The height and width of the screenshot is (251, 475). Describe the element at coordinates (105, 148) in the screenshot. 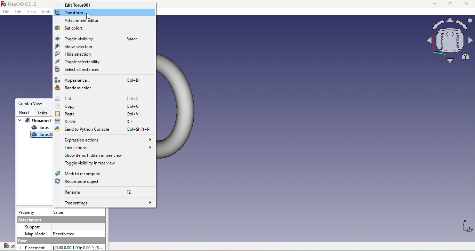

I see `Link actions` at that location.